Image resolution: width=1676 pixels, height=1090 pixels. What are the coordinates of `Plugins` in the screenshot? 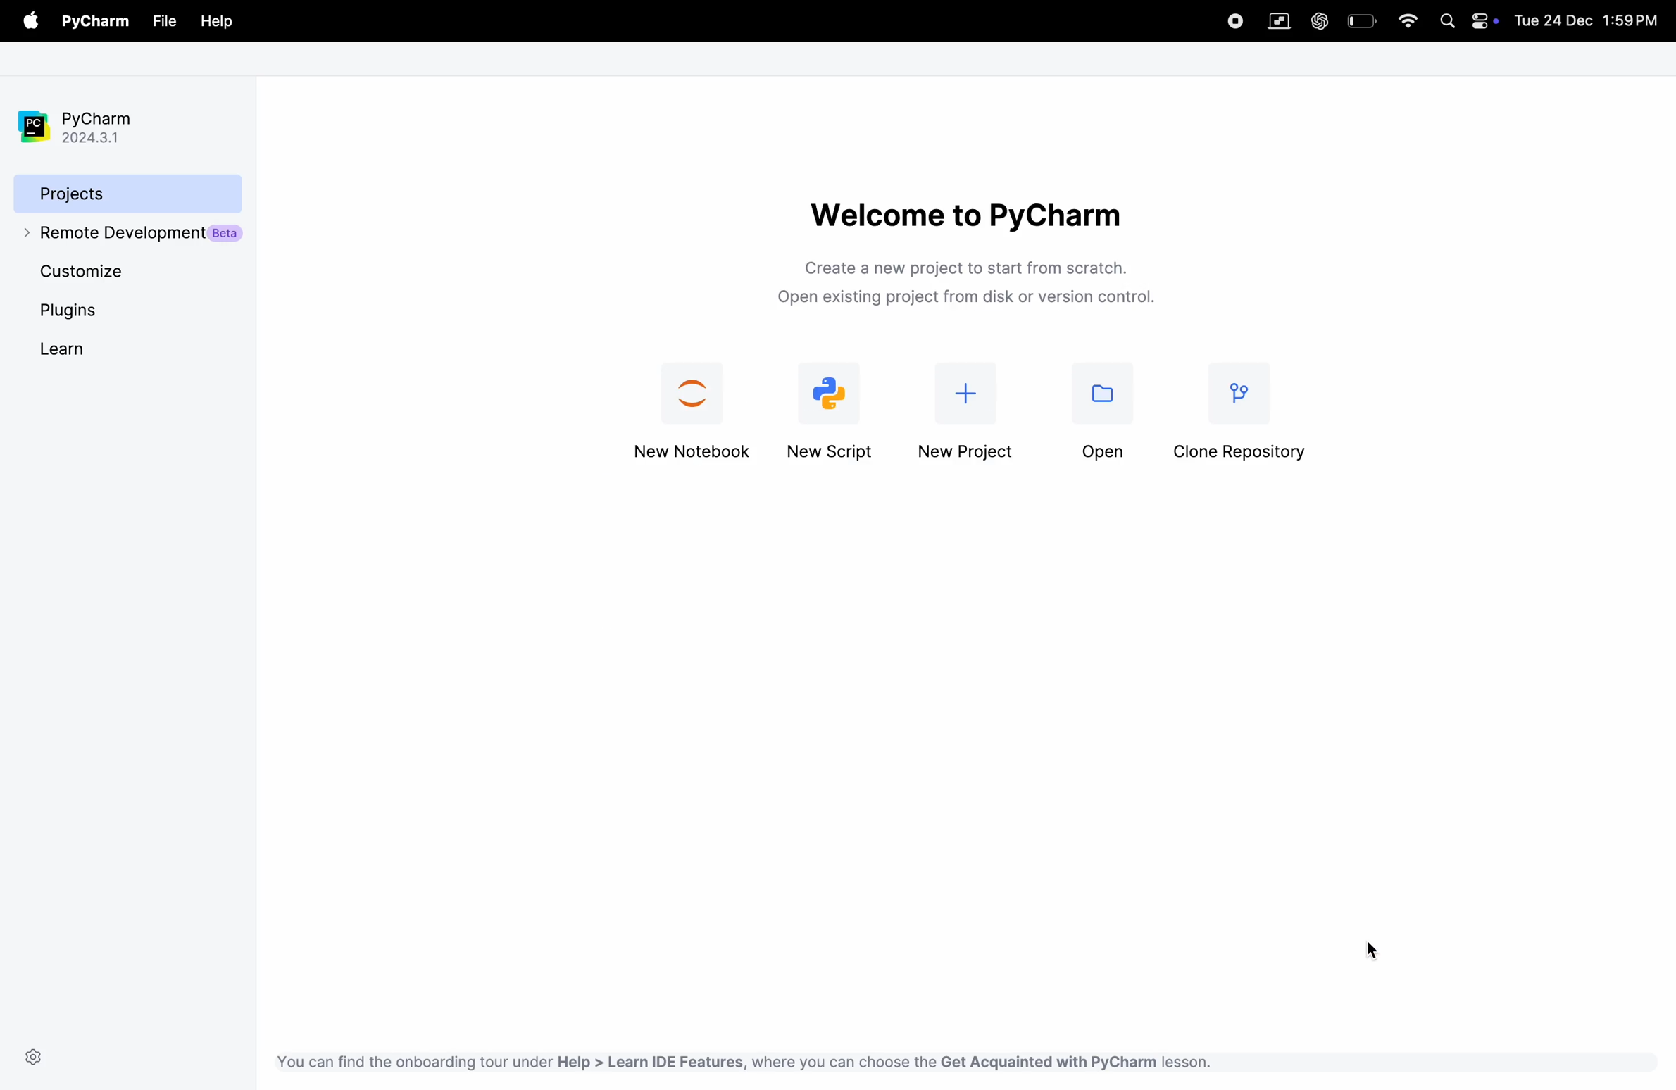 It's located at (73, 315).